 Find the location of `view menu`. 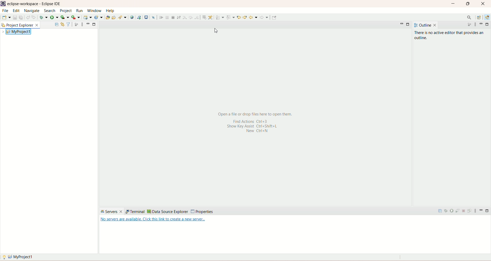

view menu is located at coordinates (476, 211).